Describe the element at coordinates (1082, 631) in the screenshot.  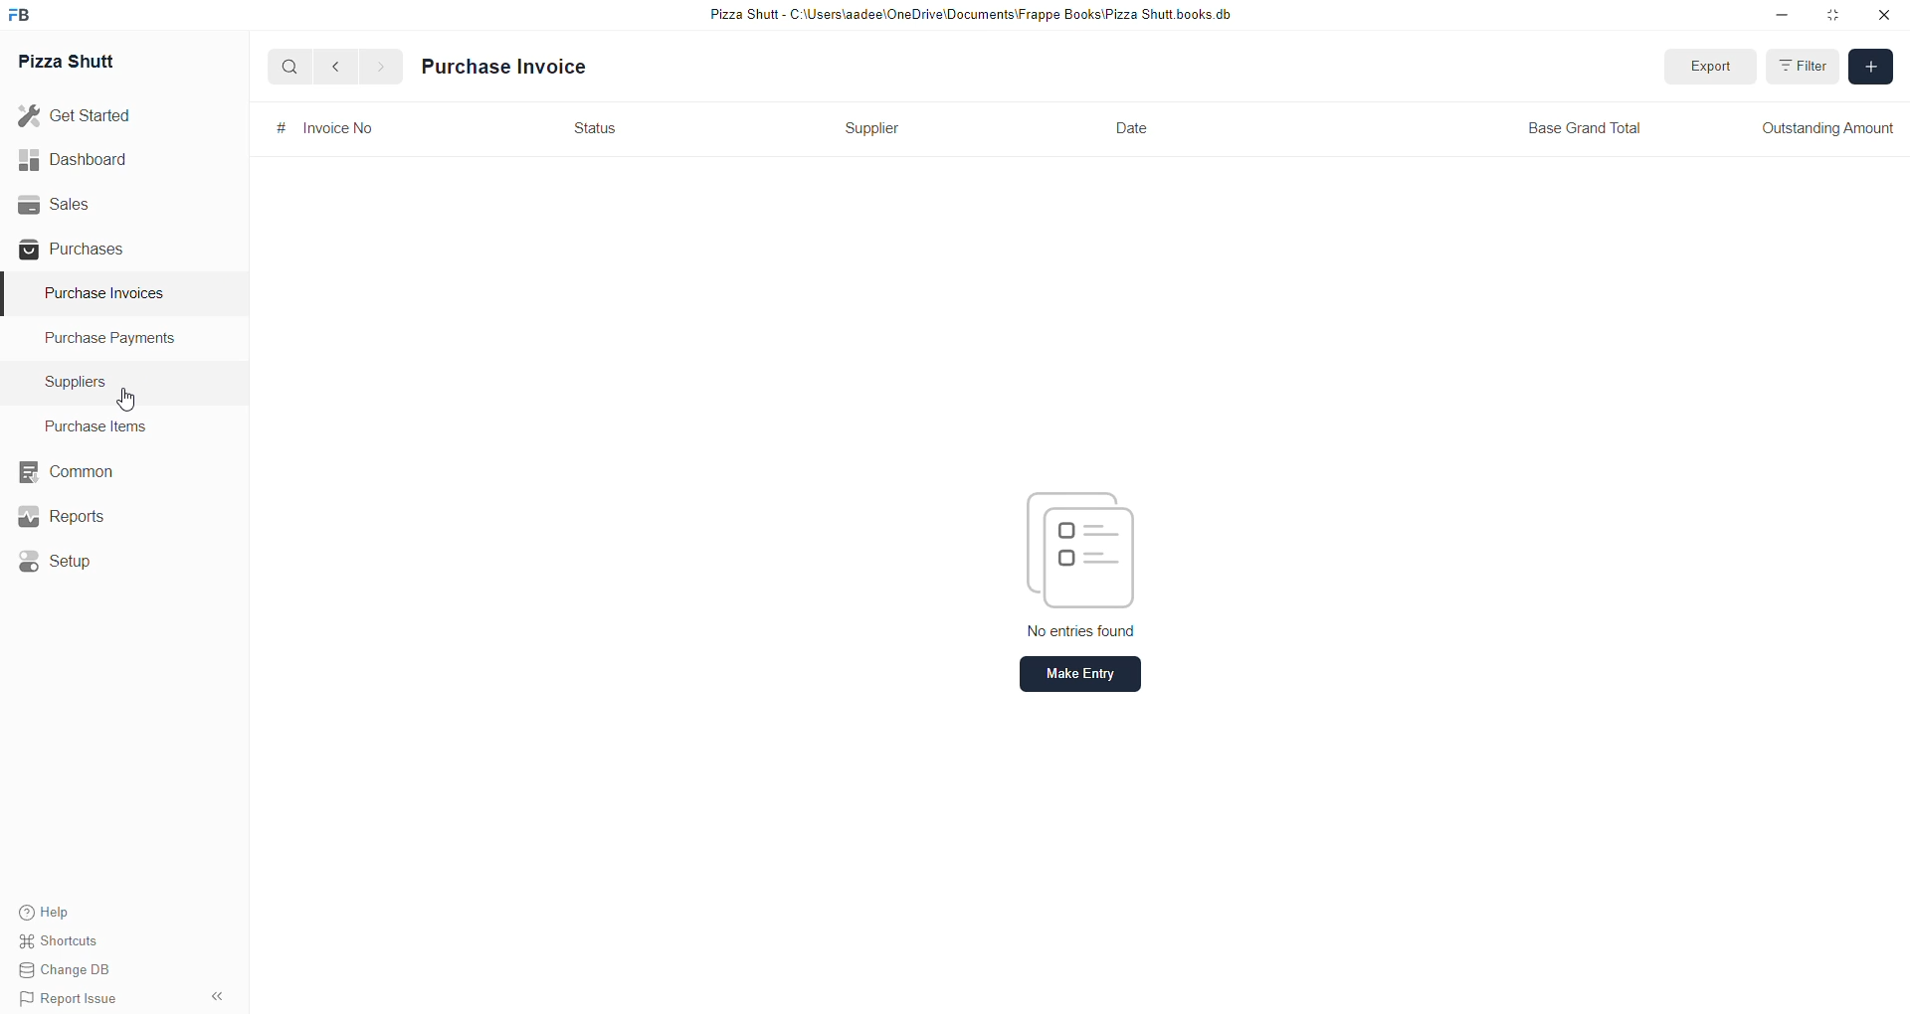
I see `No entries found` at that location.